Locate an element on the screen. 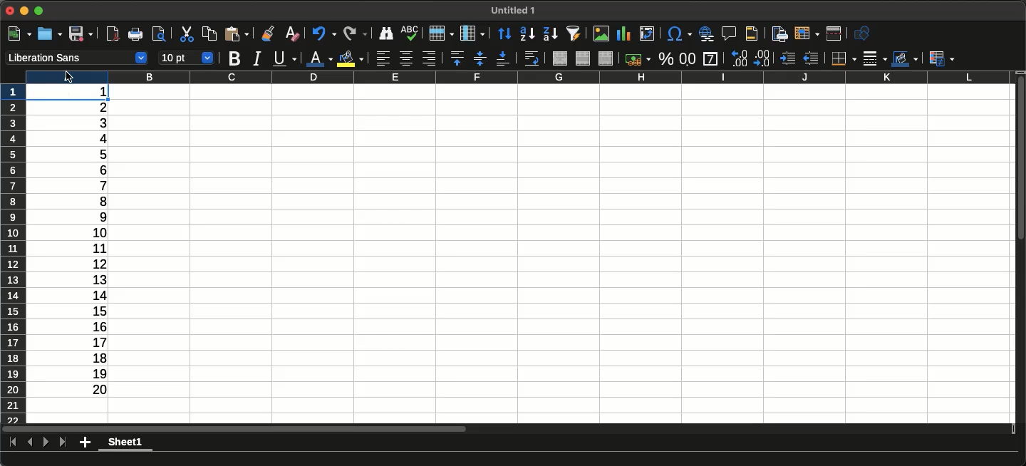  File name is located at coordinates (512, 10).